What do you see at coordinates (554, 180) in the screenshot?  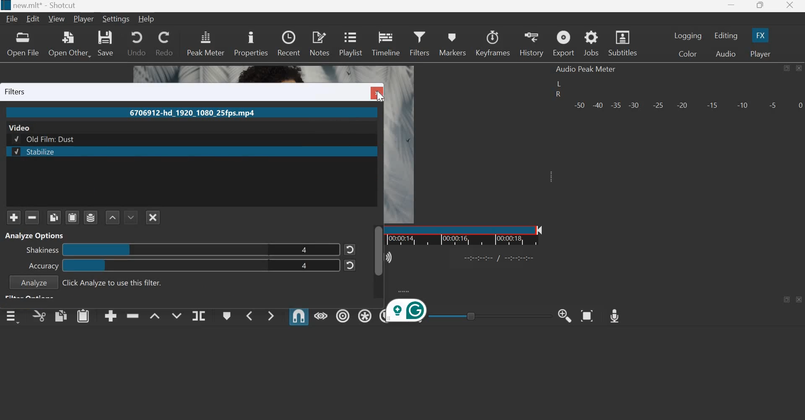 I see `expand` at bounding box center [554, 180].